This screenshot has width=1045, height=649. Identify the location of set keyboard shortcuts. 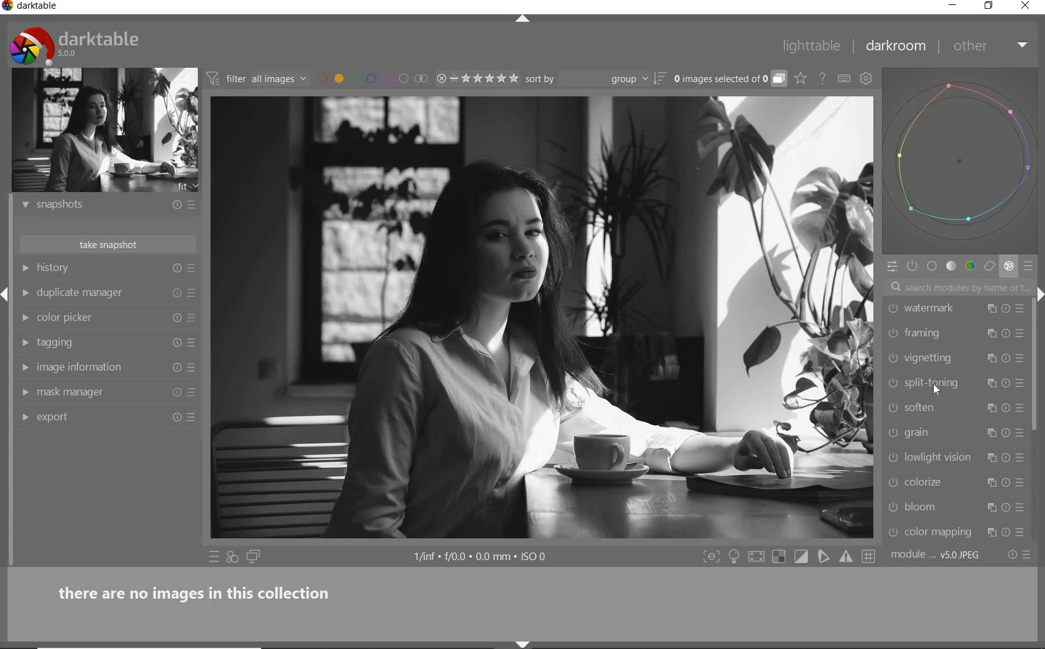
(844, 78).